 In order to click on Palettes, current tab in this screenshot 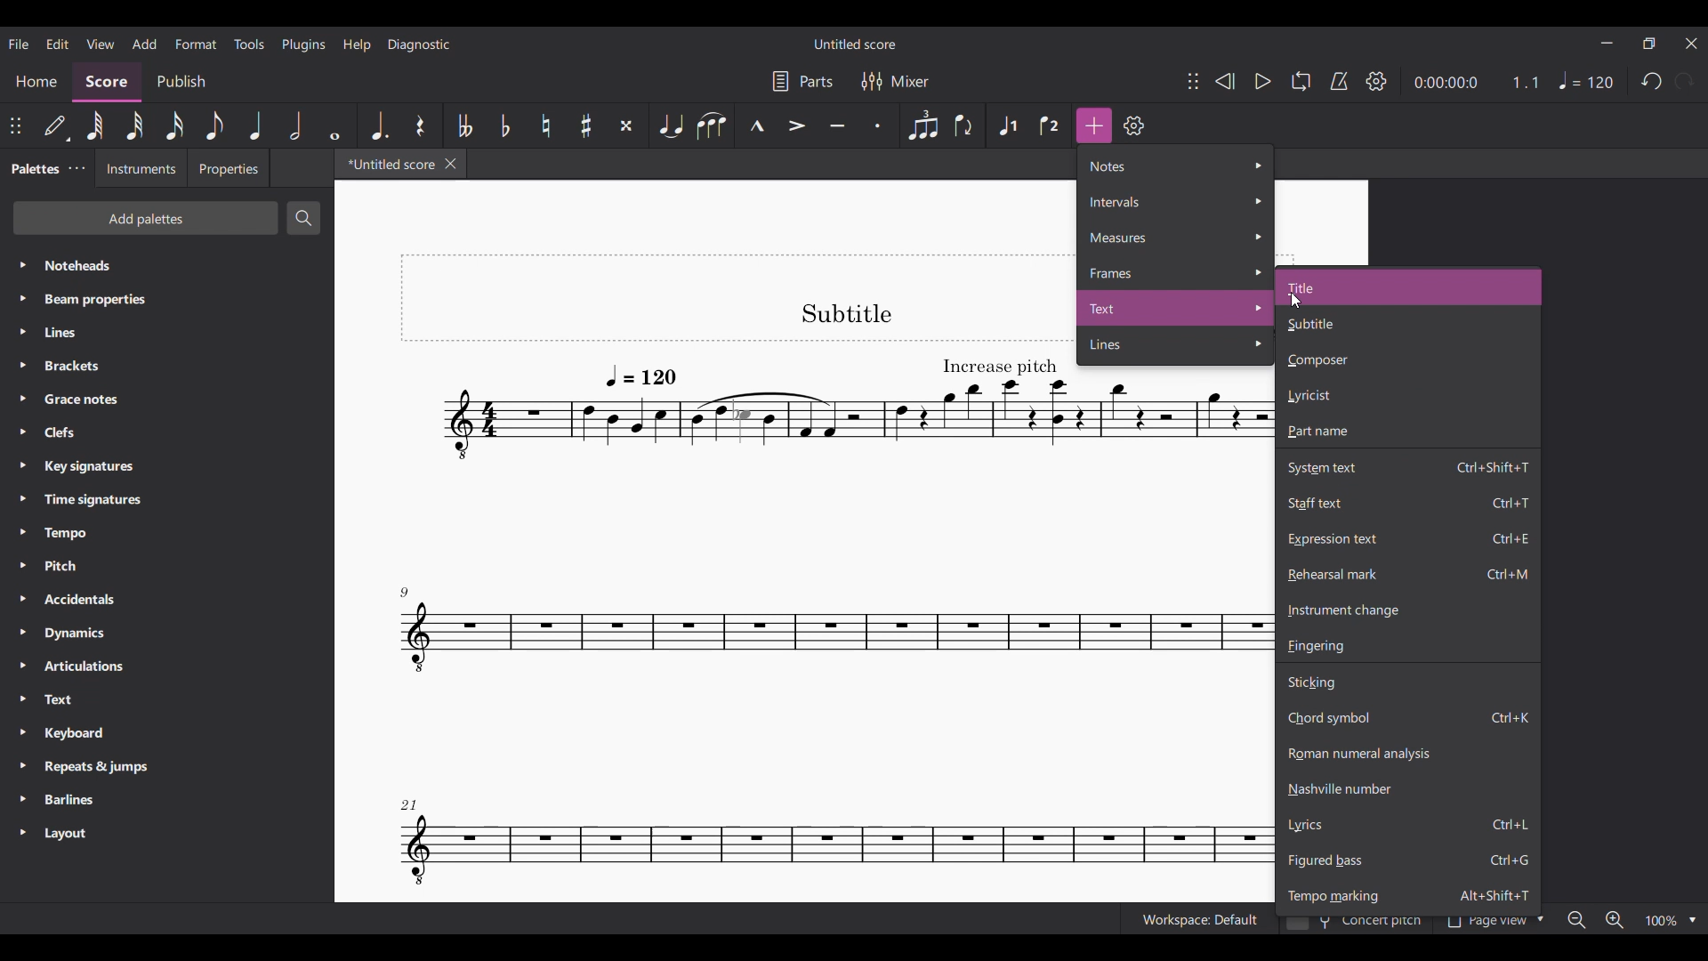, I will do `click(34, 169)`.